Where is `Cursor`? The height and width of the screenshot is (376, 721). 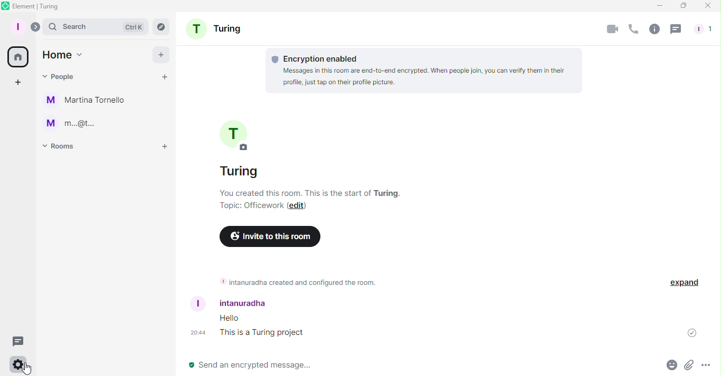 Cursor is located at coordinates (29, 369).